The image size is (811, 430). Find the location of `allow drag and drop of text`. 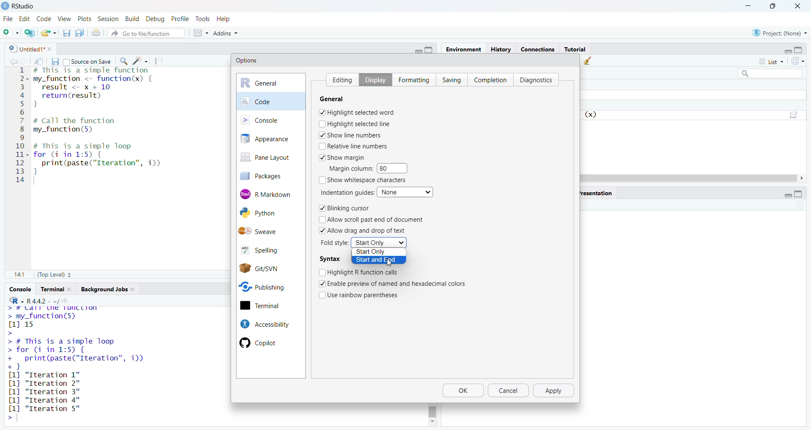

allow drag and drop of text is located at coordinates (363, 230).